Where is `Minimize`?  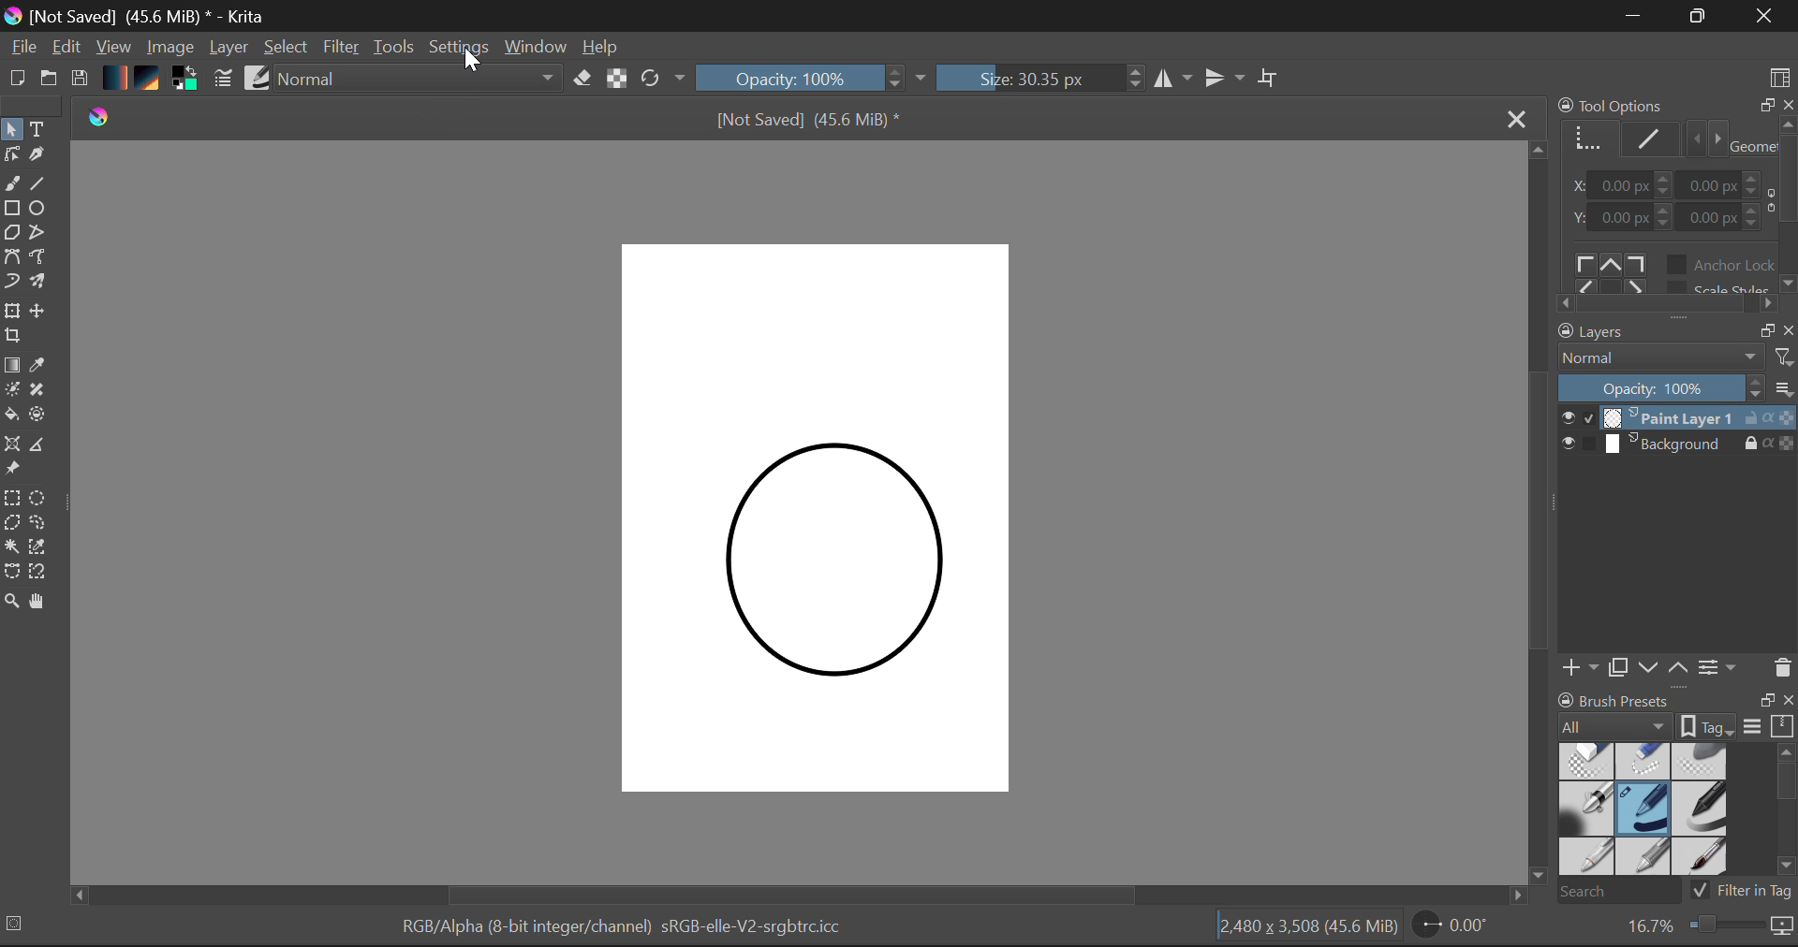 Minimize is located at coordinates (1699, 16).